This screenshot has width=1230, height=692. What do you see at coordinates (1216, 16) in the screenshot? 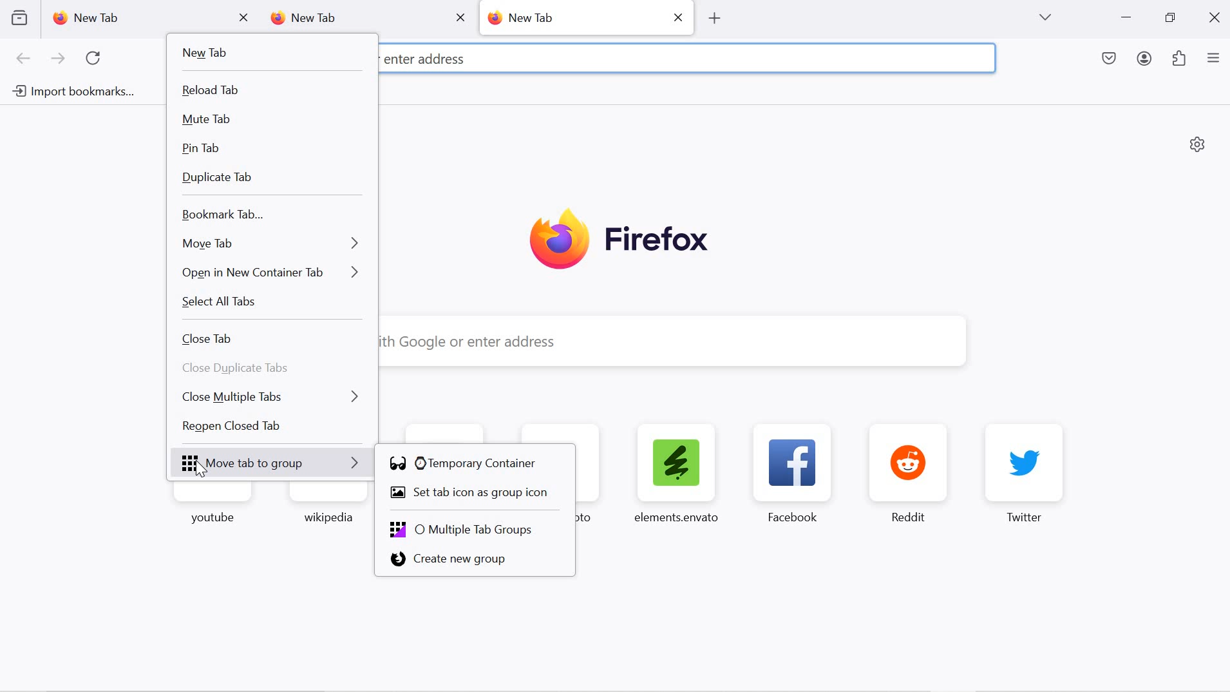
I see `close` at bounding box center [1216, 16].